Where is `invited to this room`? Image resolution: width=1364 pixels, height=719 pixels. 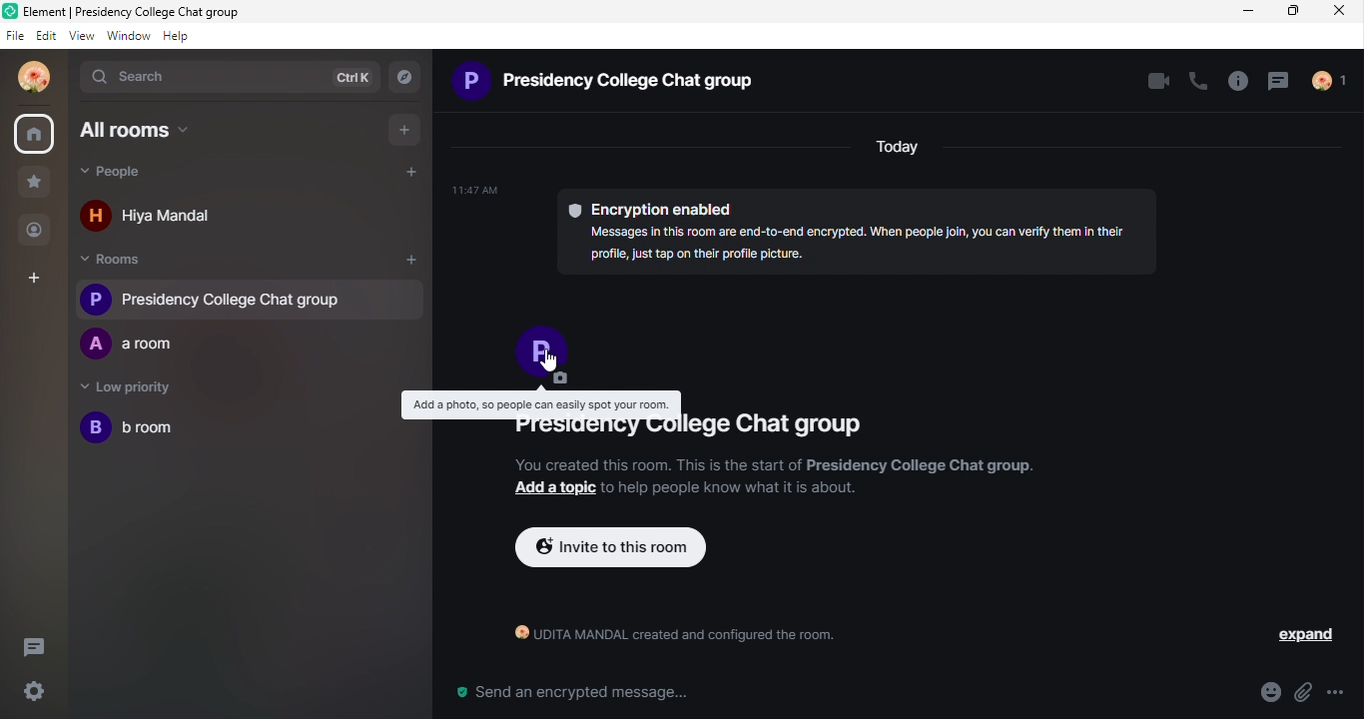 invited to this room is located at coordinates (611, 549).